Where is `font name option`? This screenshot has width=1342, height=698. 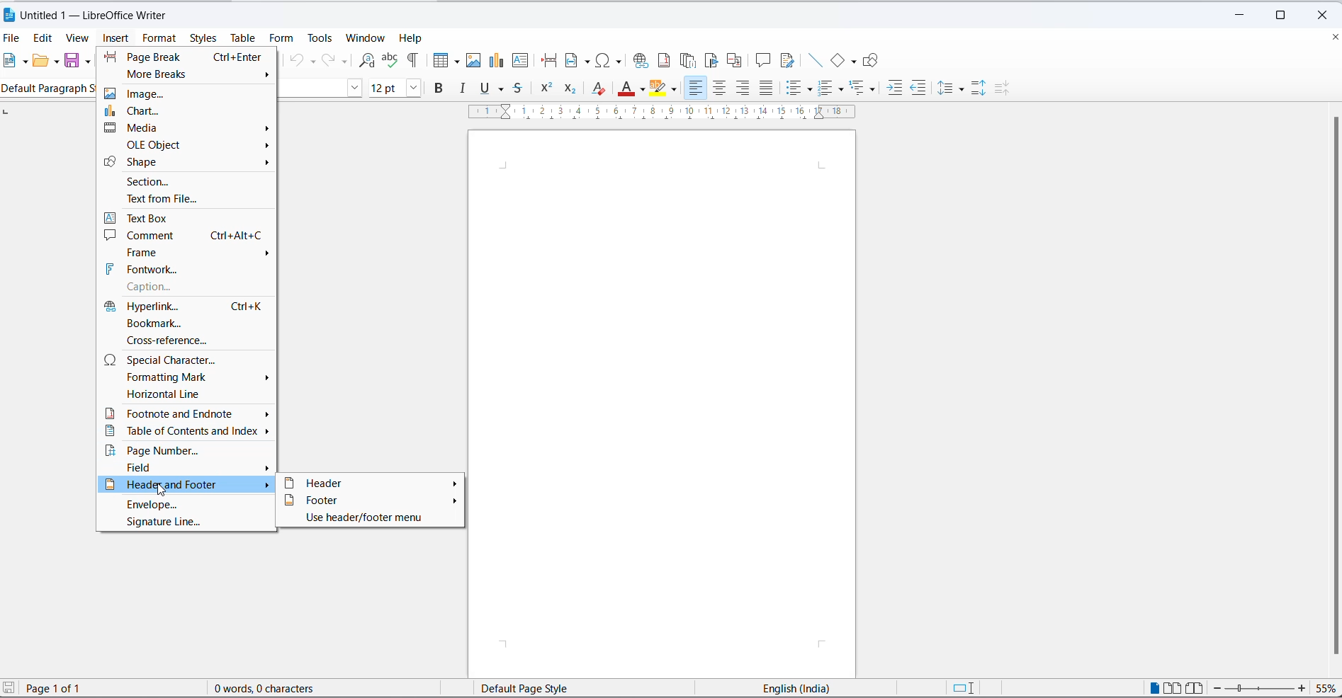 font name option is located at coordinates (354, 88).